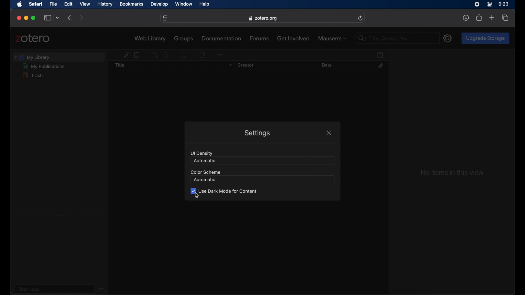 This screenshot has width=525, height=295. Describe the element at coordinates (82, 18) in the screenshot. I see `next` at that location.